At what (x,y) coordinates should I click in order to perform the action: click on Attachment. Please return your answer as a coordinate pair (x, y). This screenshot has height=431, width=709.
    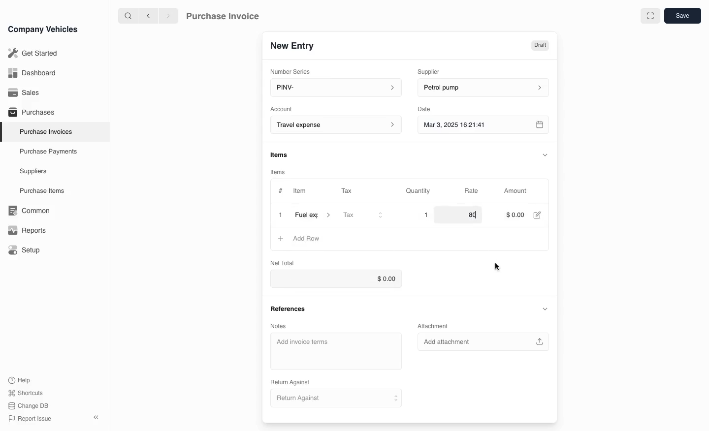
    Looking at the image, I should click on (434, 326).